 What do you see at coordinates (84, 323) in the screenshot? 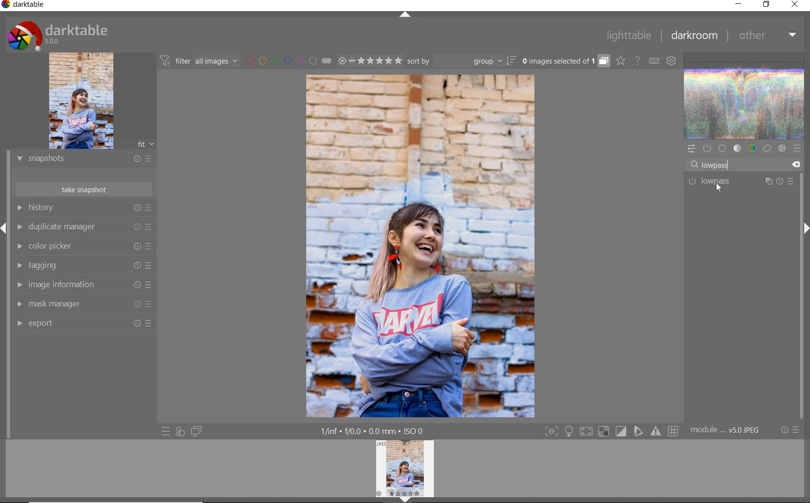
I see `export` at bounding box center [84, 323].